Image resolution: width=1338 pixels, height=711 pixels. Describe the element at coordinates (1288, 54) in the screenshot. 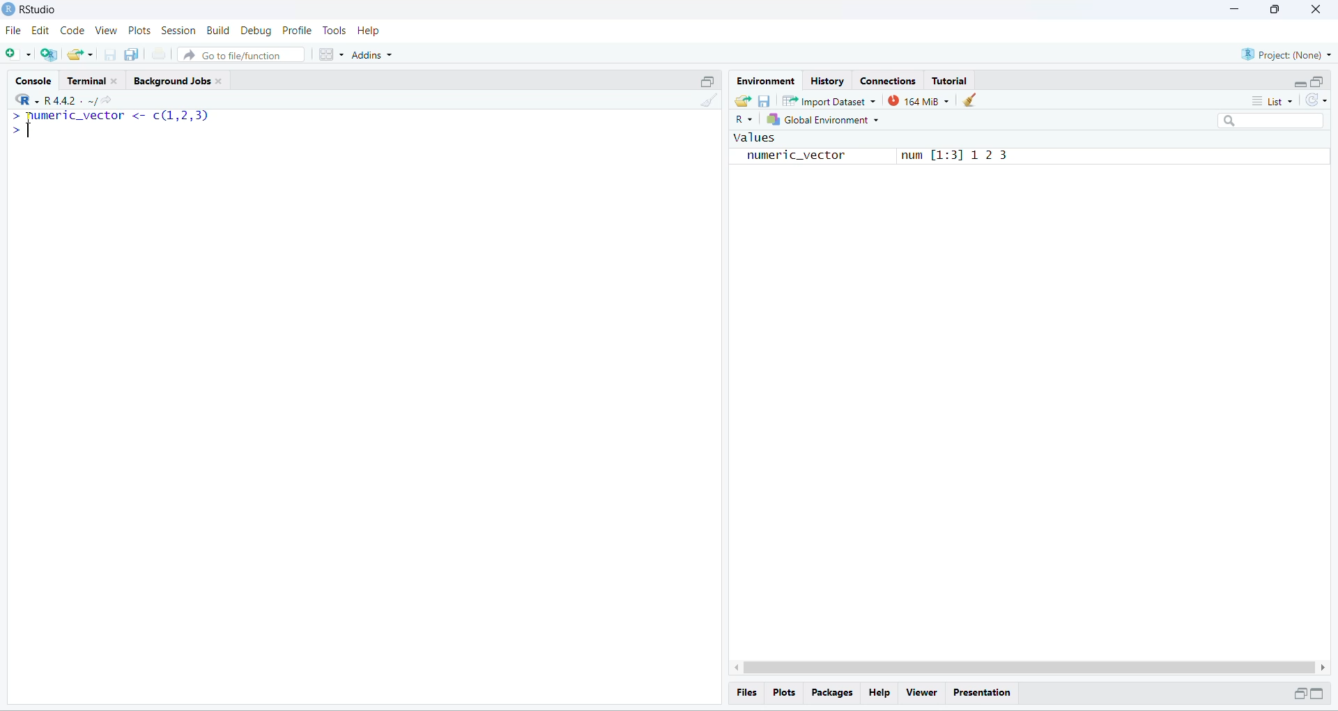

I see `Project: (None)` at that location.